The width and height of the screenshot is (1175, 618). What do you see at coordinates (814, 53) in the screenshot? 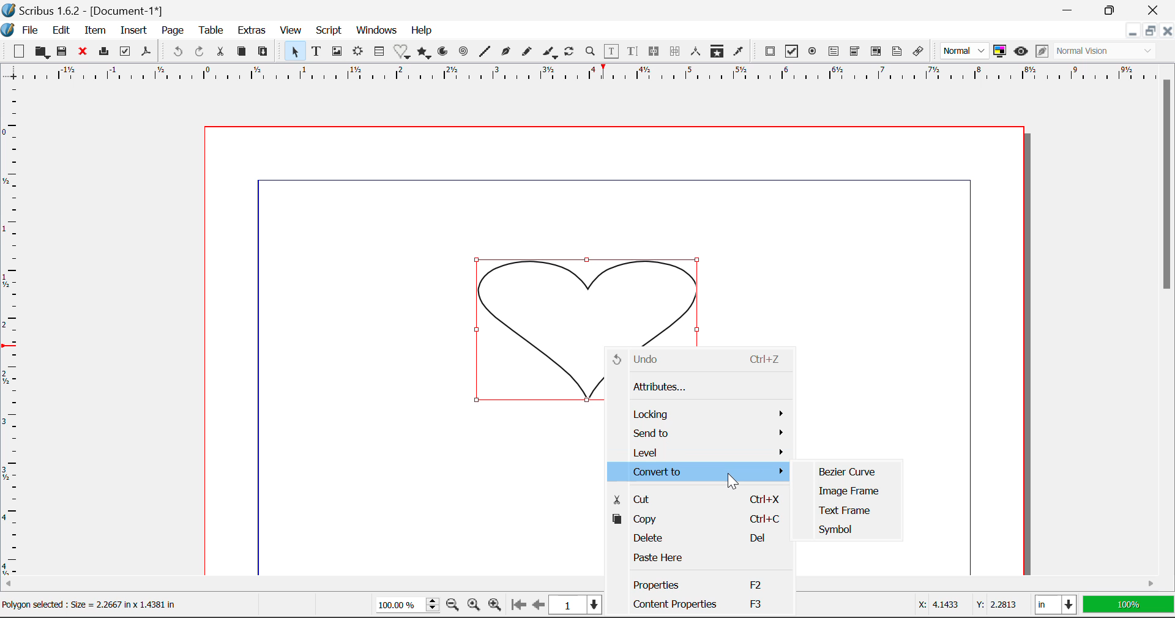
I see `Pdf Radio Button` at bounding box center [814, 53].